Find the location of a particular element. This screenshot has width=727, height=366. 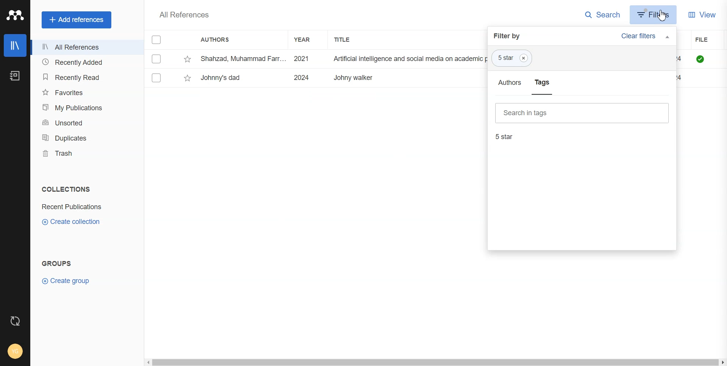

star is located at coordinates (188, 59).